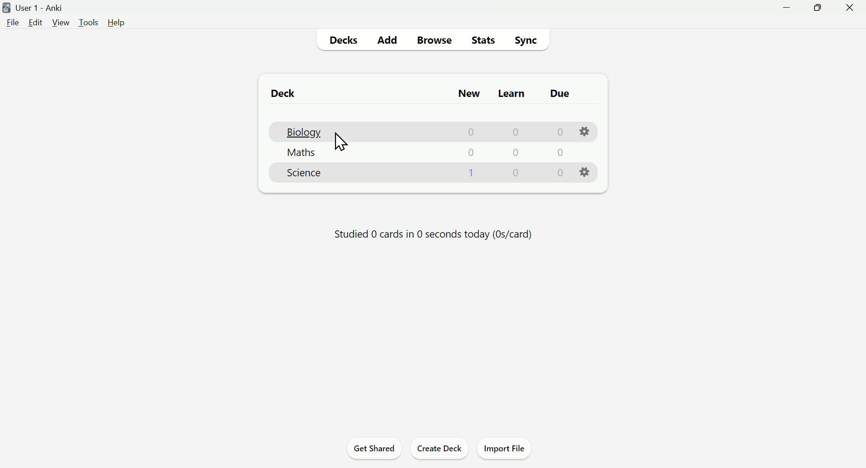 Image resolution: width=866 pixels, height=468 pixels. What do you see at coordinates (515, 131) in the screenshot?
I see `0` at bounding box center [515, 131].